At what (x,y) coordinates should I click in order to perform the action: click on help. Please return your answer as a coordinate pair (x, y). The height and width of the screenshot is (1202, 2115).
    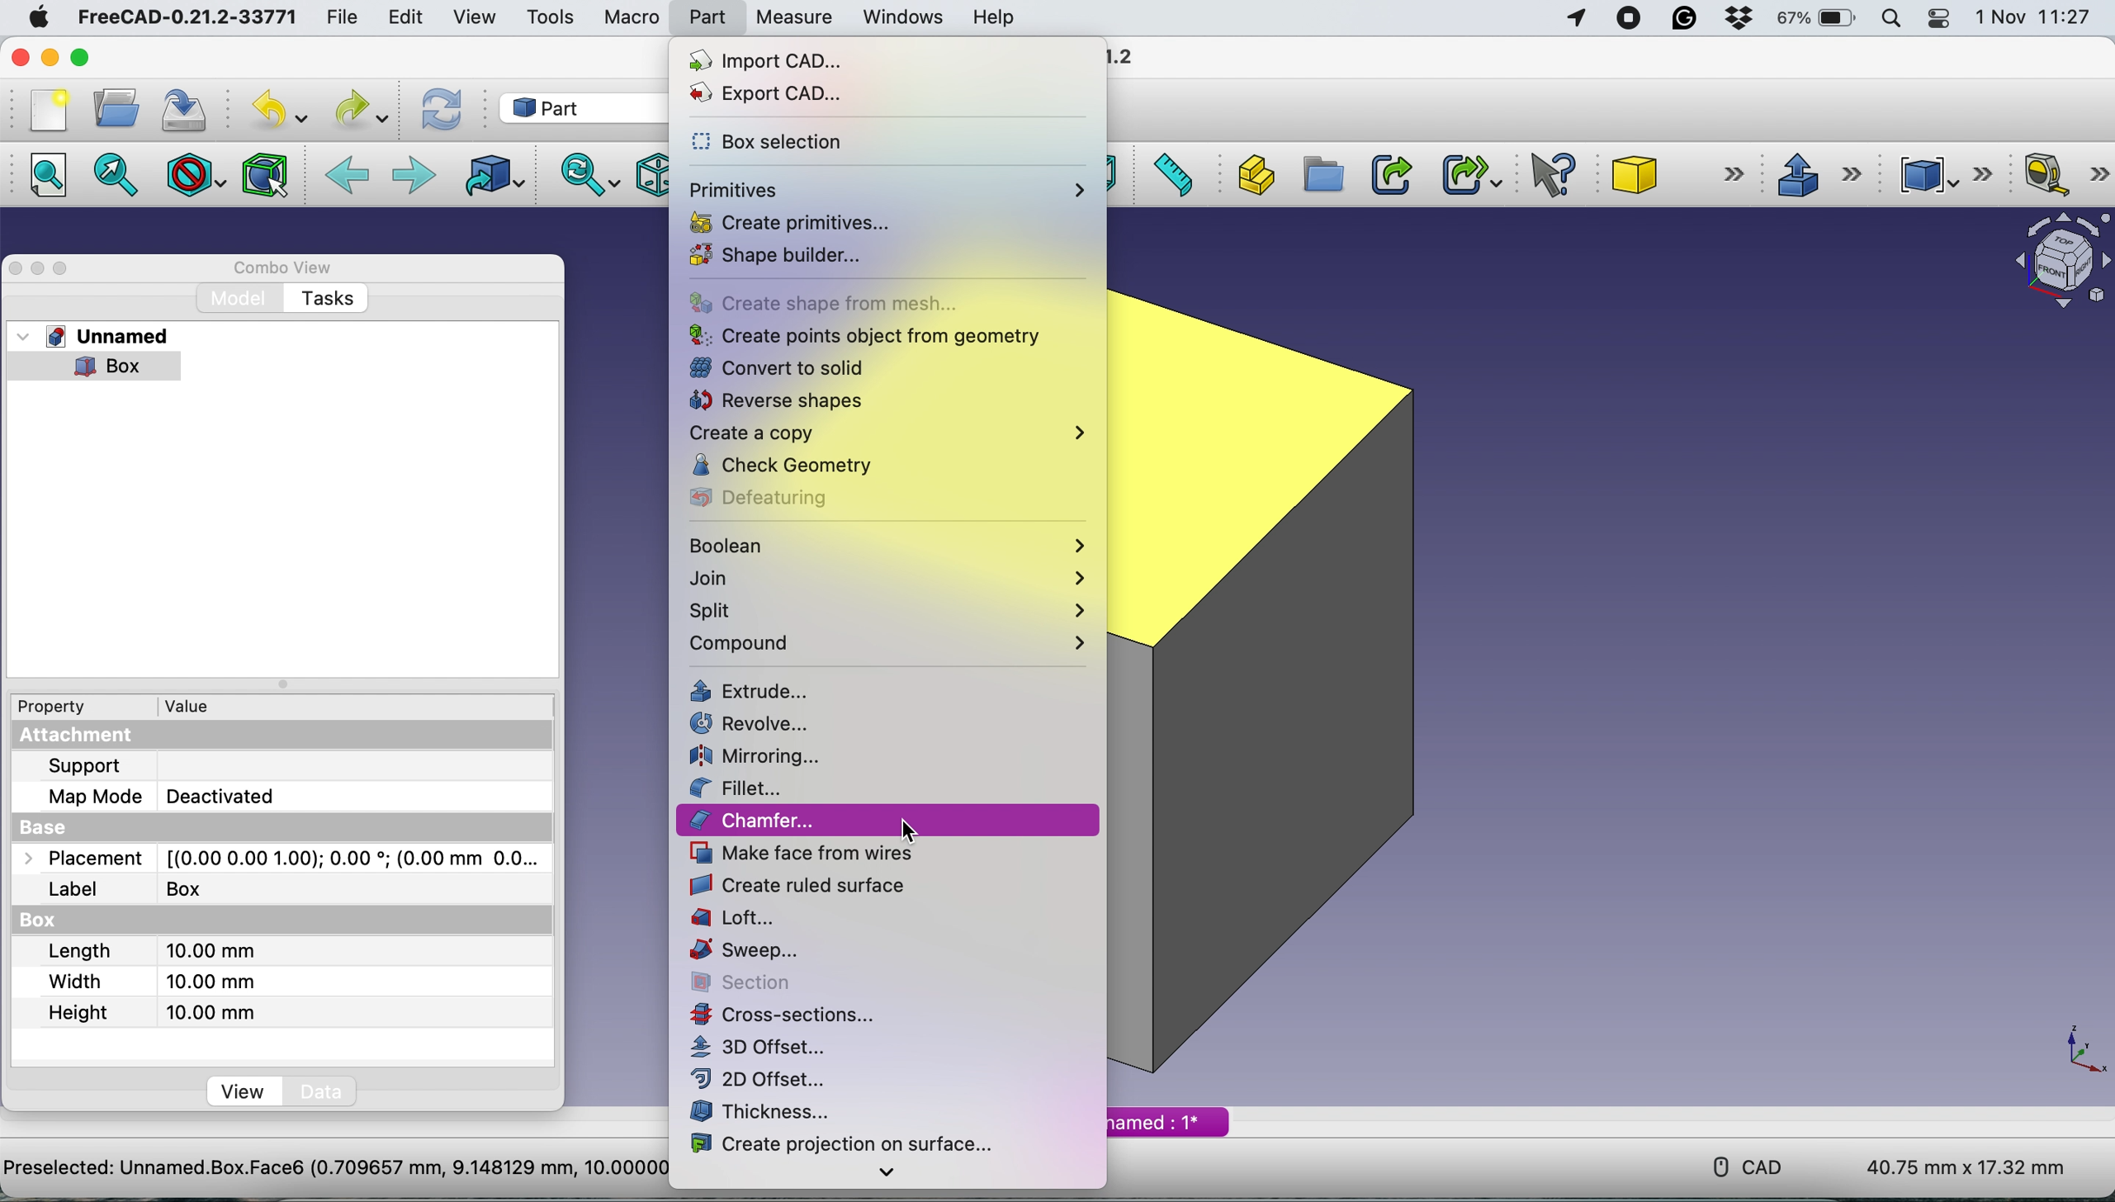
    Looking at the image, I should click on (997, 17).